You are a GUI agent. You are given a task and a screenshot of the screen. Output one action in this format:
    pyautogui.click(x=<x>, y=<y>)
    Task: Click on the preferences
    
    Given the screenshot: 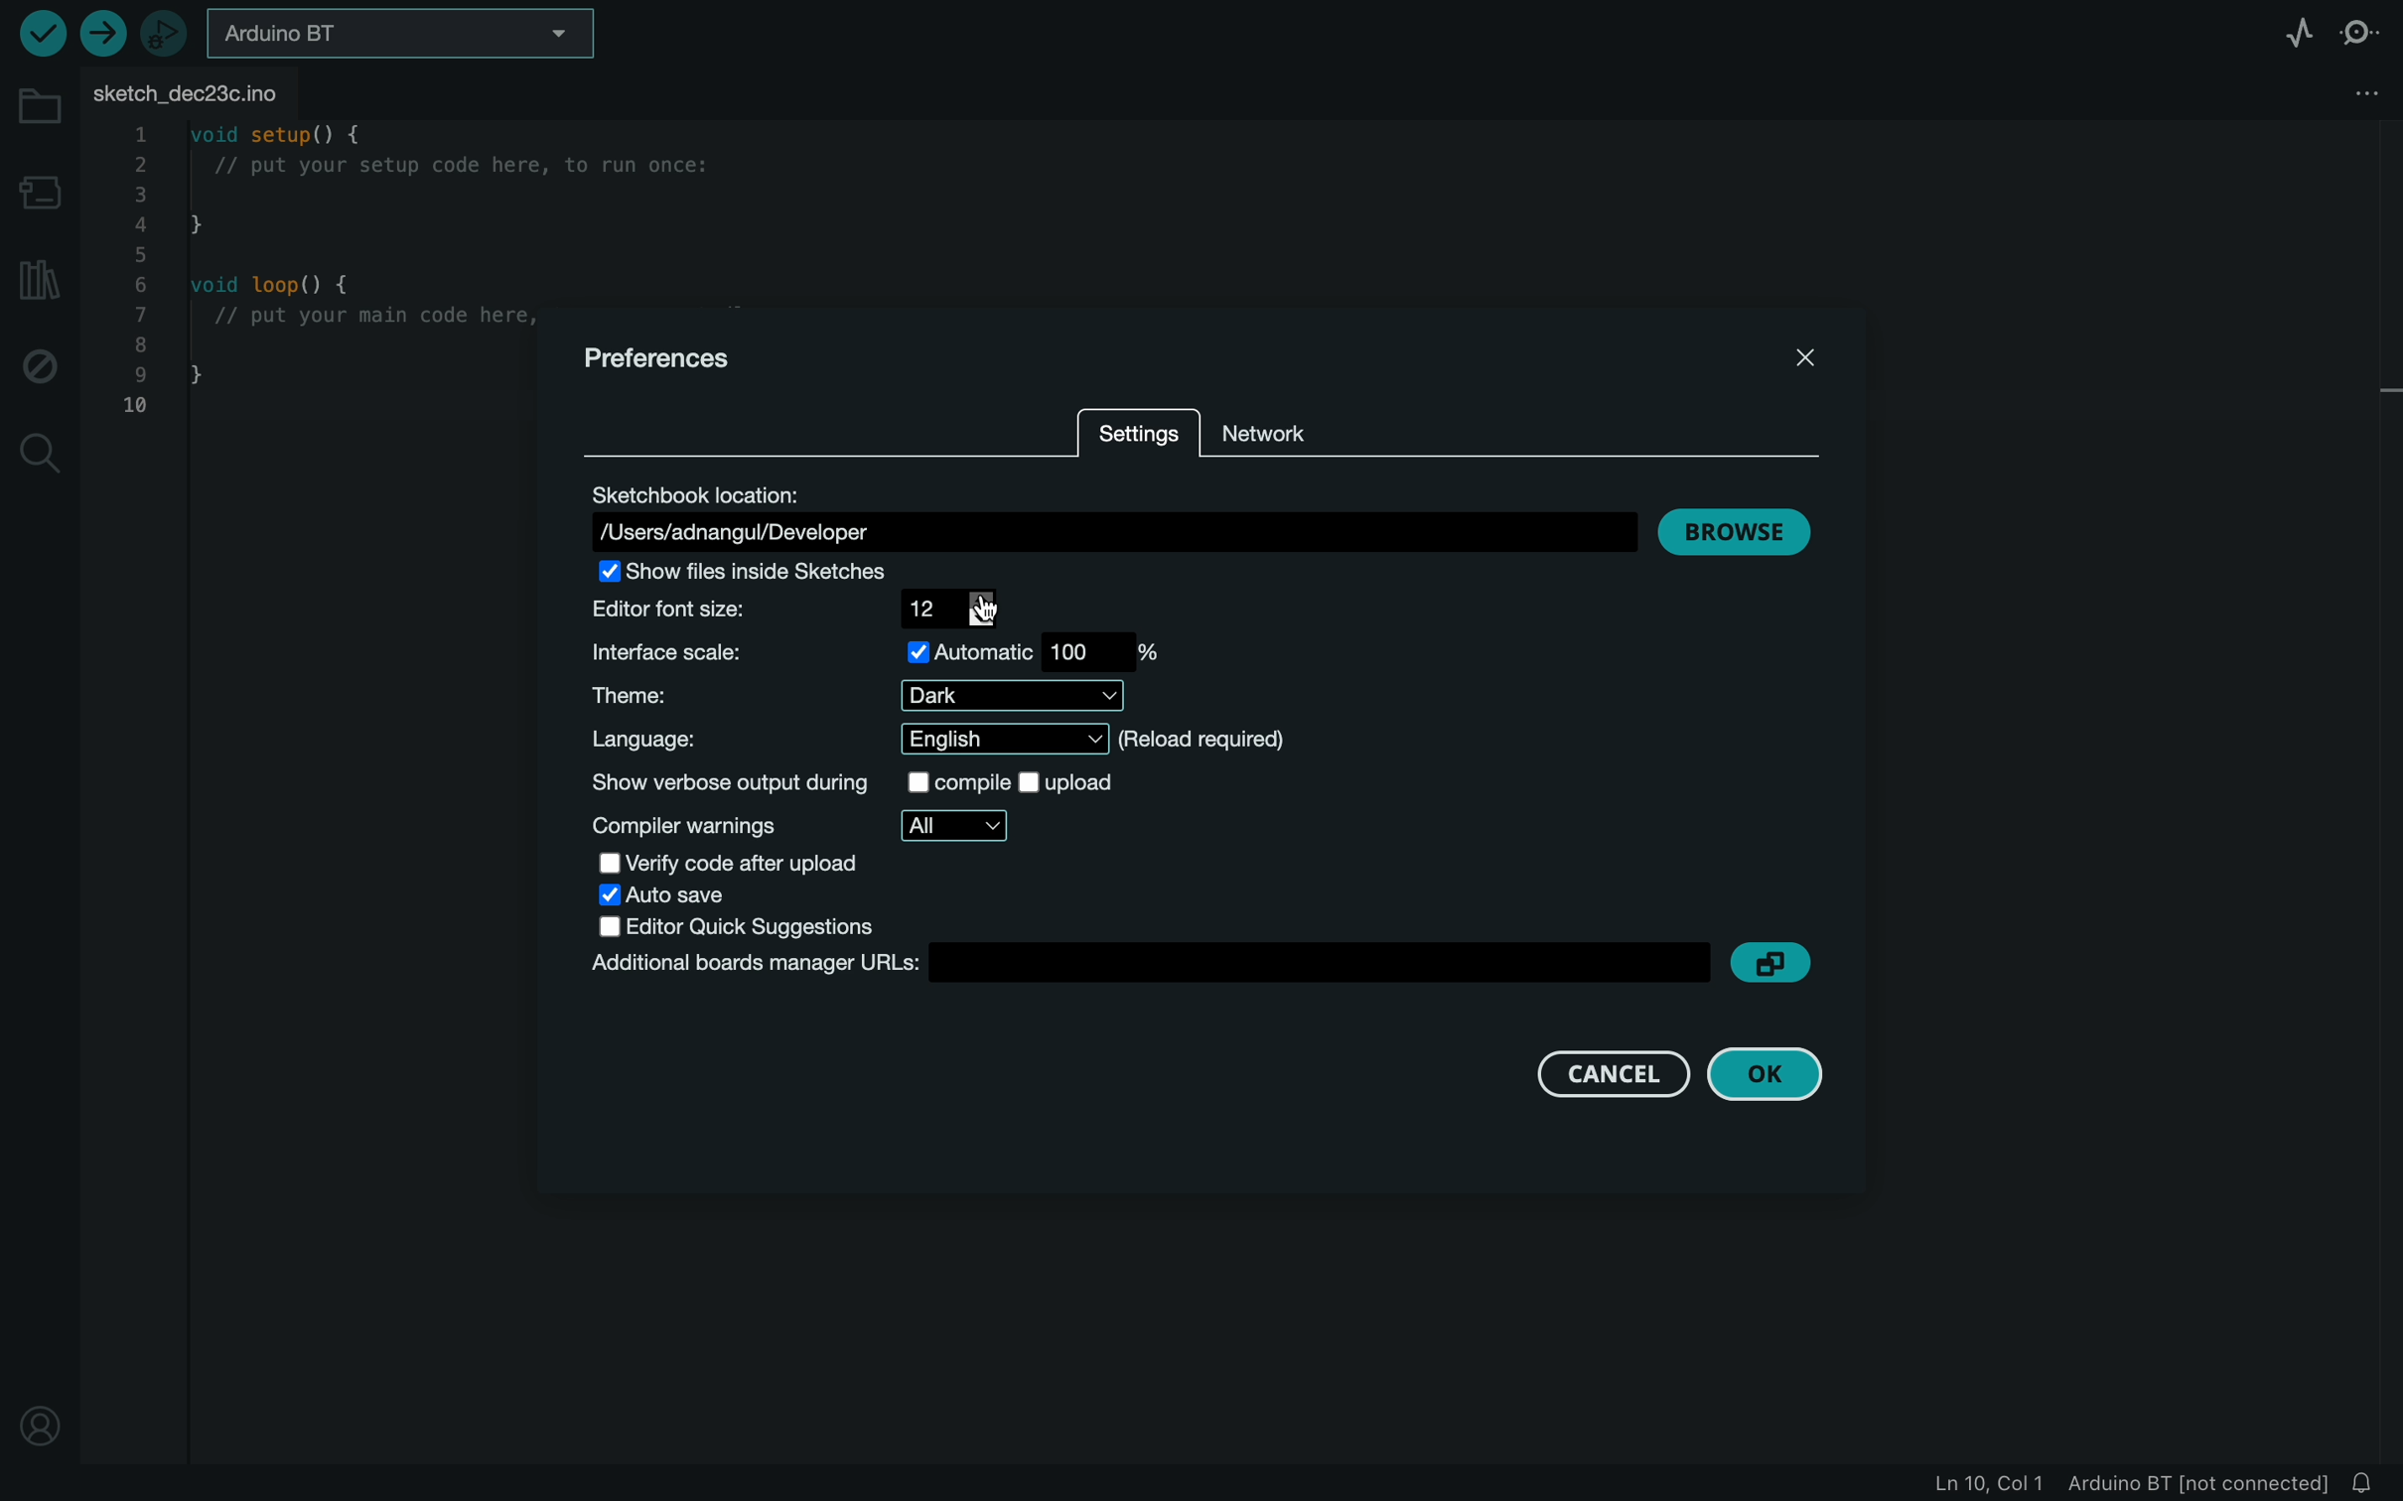 What is the action you would take?
    pyautogui.click(x=663, y=360)
    